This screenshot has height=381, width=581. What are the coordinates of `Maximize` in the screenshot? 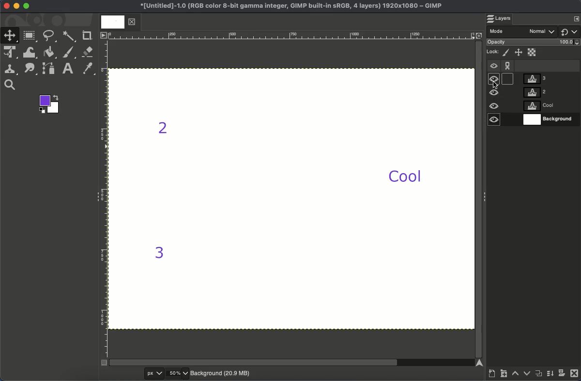 It's located at (27, 7).